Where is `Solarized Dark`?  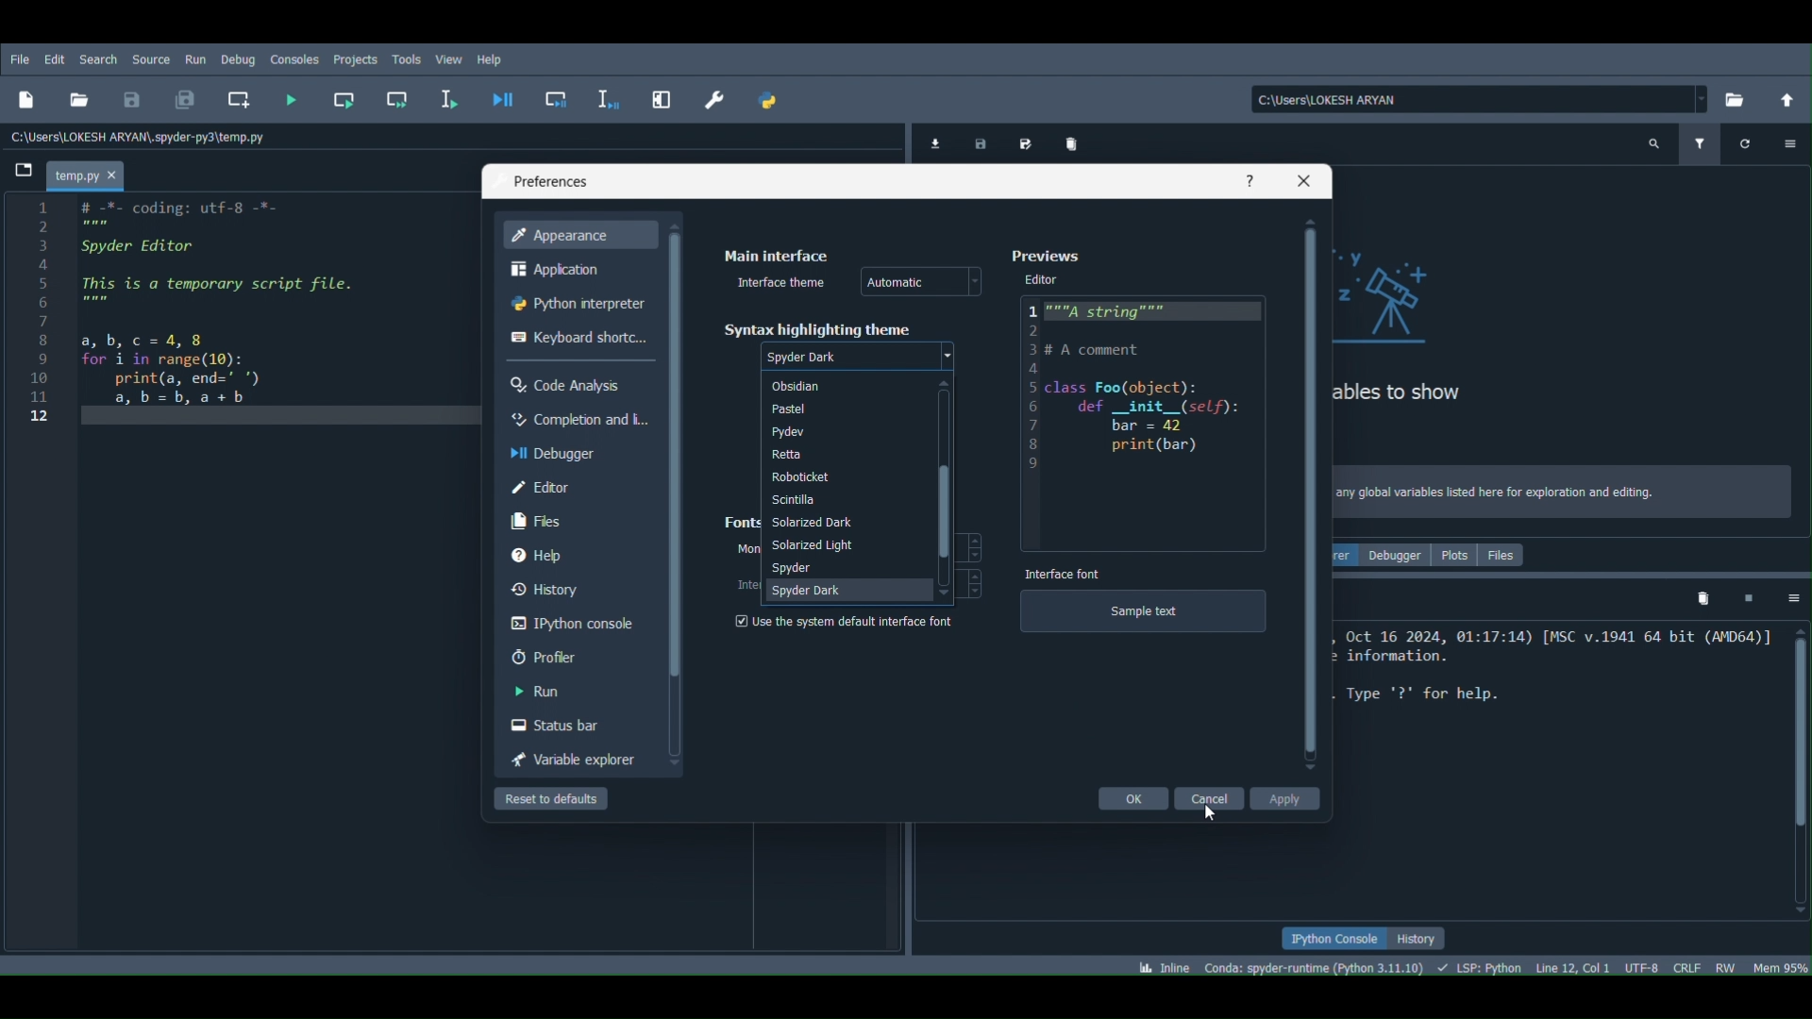
Solarized Dark is located at coordinates (843, 522).